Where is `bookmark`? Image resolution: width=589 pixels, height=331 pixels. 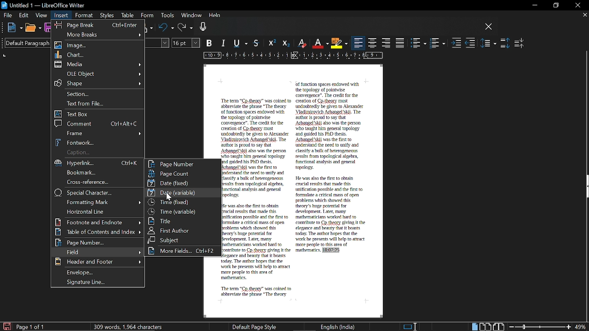 bookmark is located at coordinates (98, 173).